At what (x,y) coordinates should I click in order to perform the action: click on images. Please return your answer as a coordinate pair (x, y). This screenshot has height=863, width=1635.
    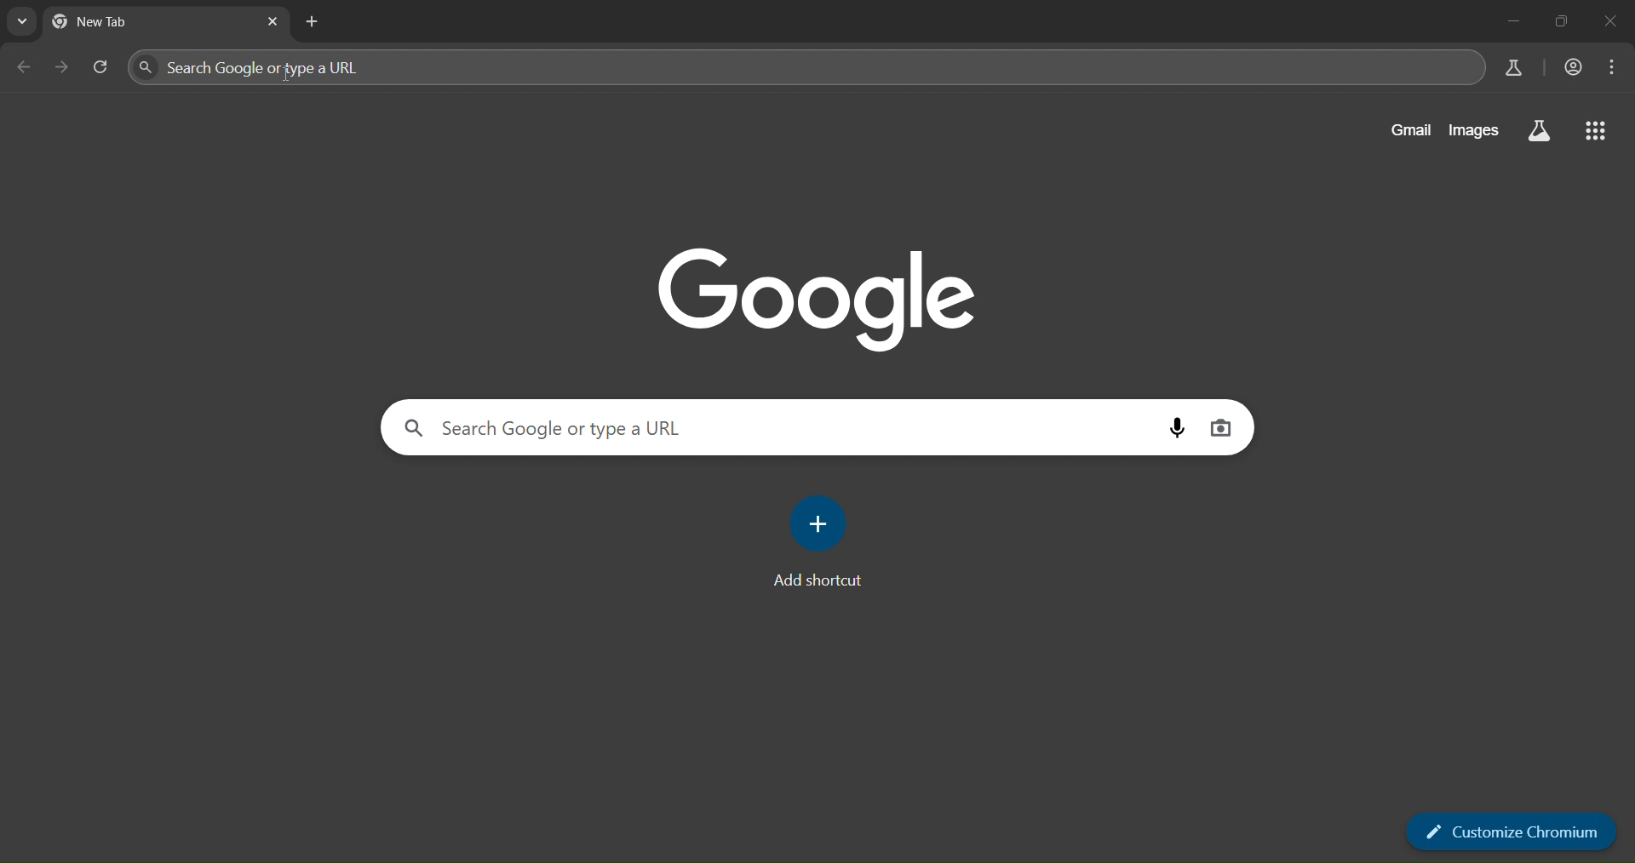
    Looking at the image, I should click on (1472, 131).